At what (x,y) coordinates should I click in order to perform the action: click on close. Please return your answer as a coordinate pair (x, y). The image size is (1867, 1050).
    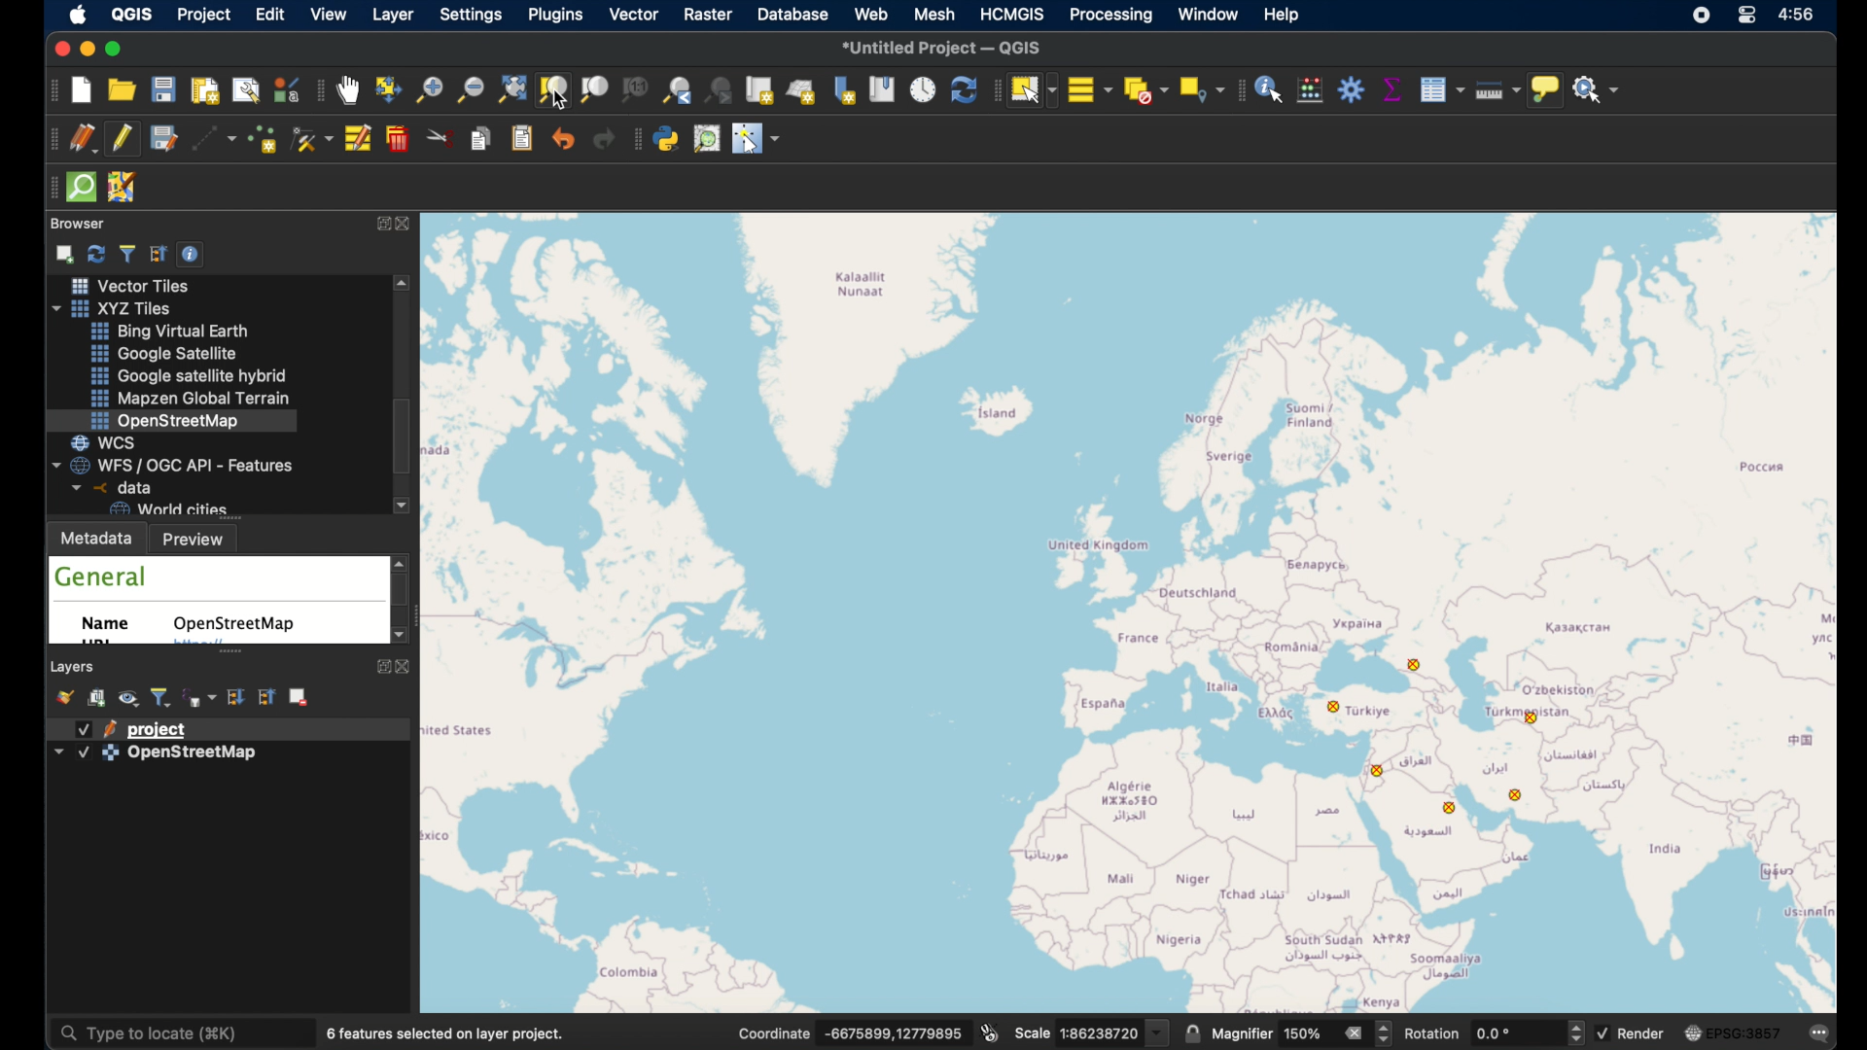
    Looking at the image, I should click on (404, 667).